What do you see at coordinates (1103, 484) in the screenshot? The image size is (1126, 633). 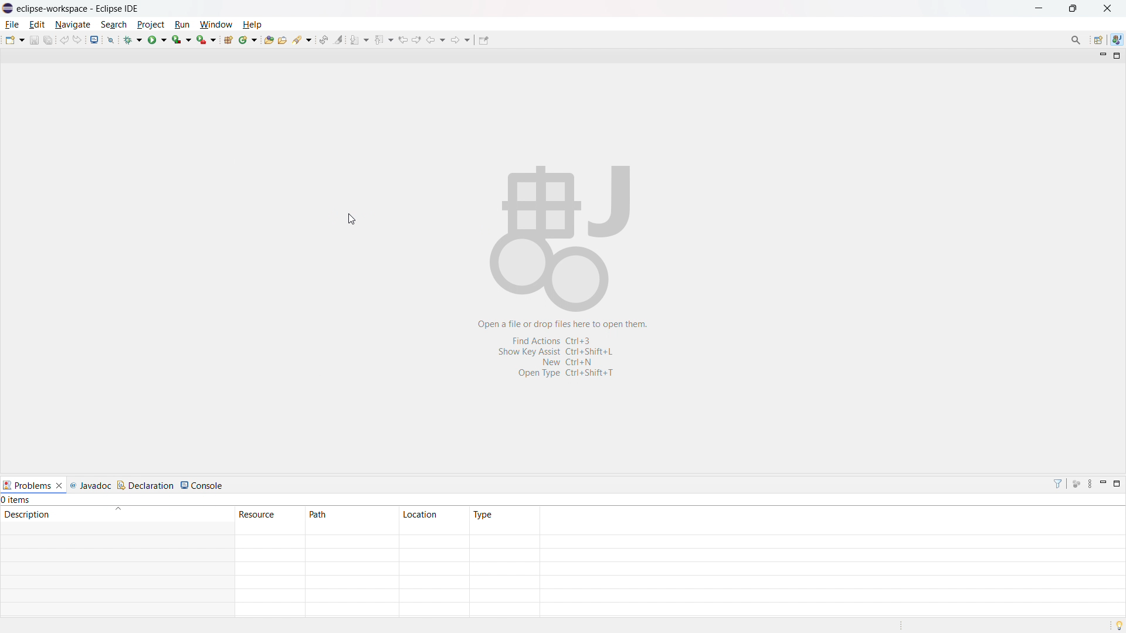 I see `Minimize Window Button` at bounding box center [1103, 484].